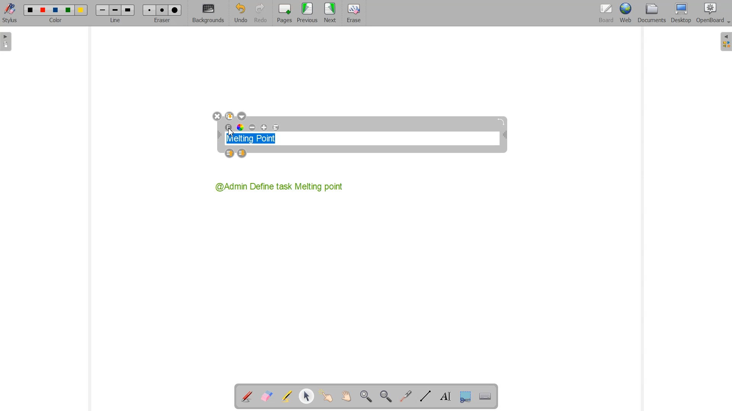  Describe the element at coordinates (443, 395) in the screenshot. I see `Write text` at that location.